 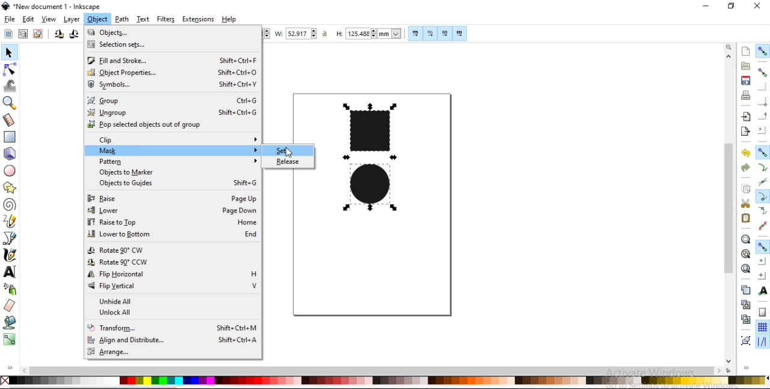 I want to click on mask, so click(x=179, y=152).